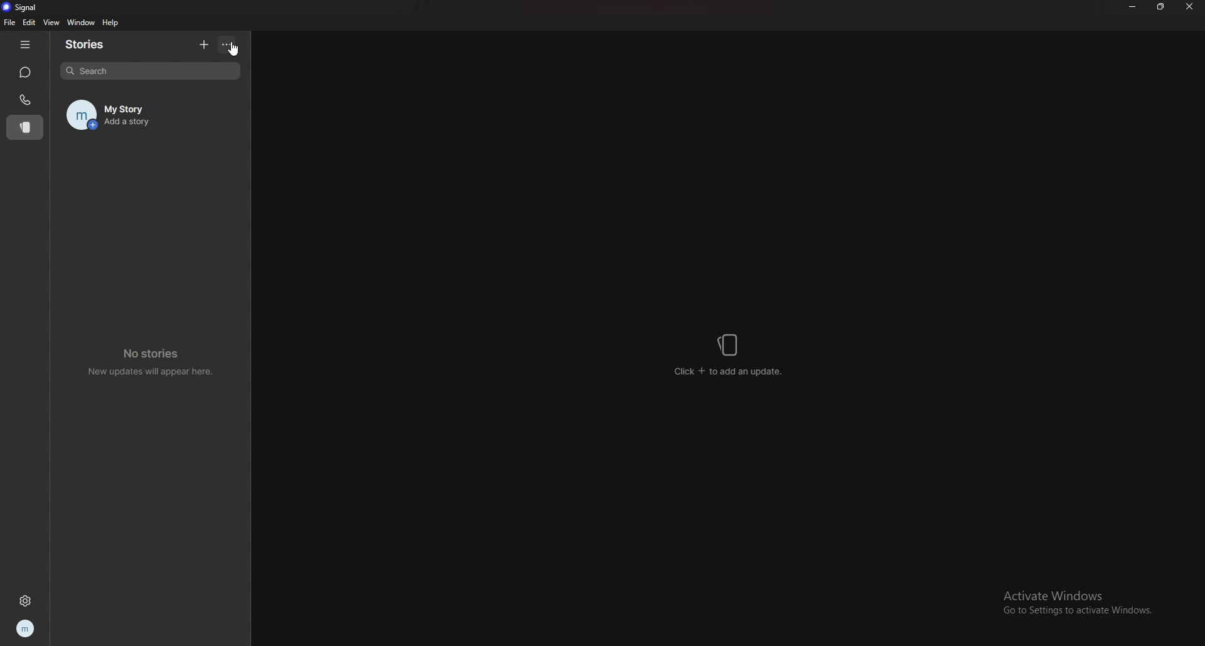 The image size is (1205, 646). Describe the element at coordinates (24, 602) in the screenshot. I see `settings` at that location.